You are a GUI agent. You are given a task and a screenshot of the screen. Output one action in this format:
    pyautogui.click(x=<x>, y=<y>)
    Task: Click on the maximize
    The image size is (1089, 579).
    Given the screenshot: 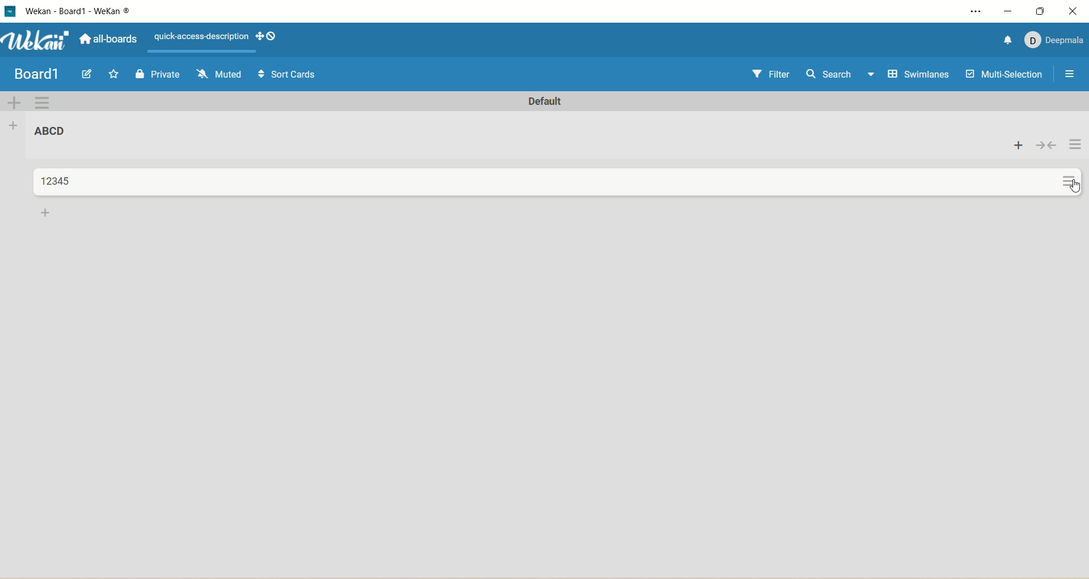 What is the action you would take?
    pyautogui.click(x=1042, y=11)
    